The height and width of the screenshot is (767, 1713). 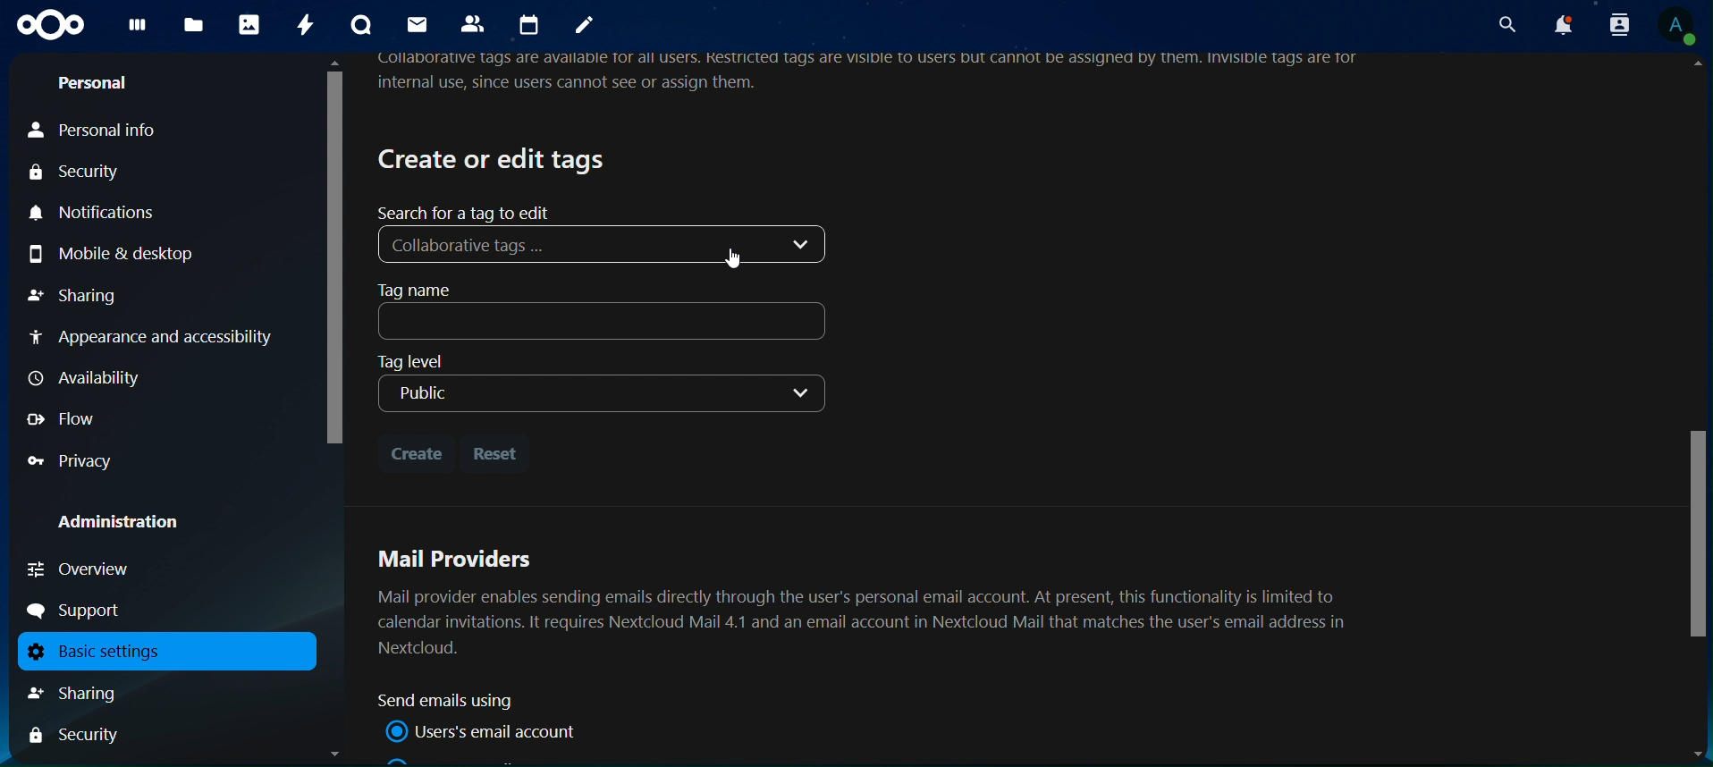 I want to click on calendar, so click(x=532, y=25).